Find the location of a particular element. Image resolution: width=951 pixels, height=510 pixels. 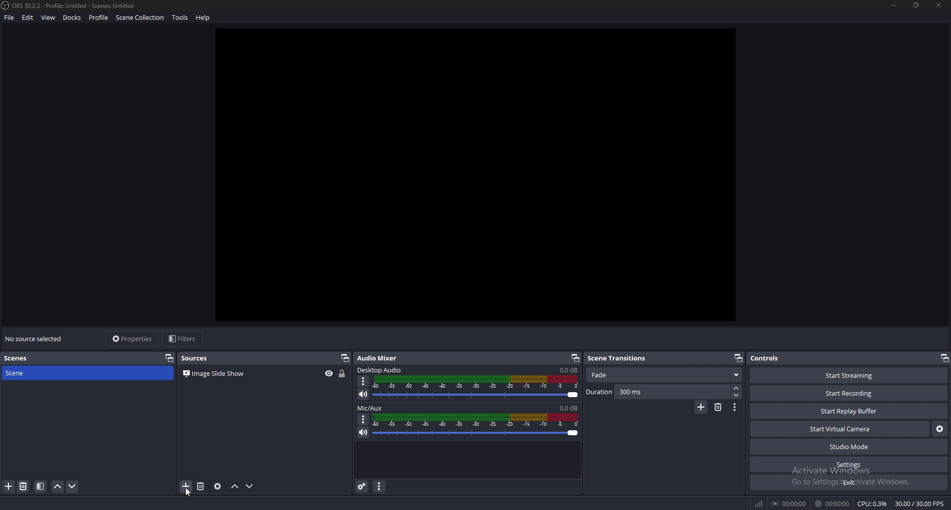

add transition is located at coordinates (701, 407).